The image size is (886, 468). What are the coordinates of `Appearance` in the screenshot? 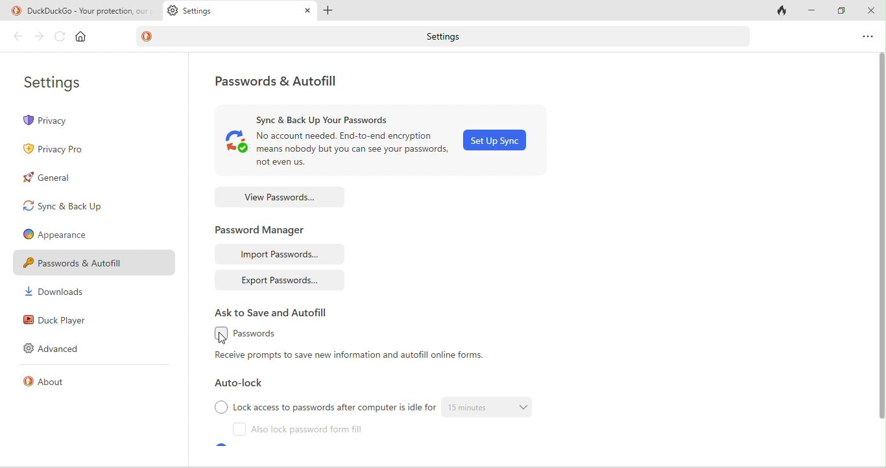 It's located at (69, 237).